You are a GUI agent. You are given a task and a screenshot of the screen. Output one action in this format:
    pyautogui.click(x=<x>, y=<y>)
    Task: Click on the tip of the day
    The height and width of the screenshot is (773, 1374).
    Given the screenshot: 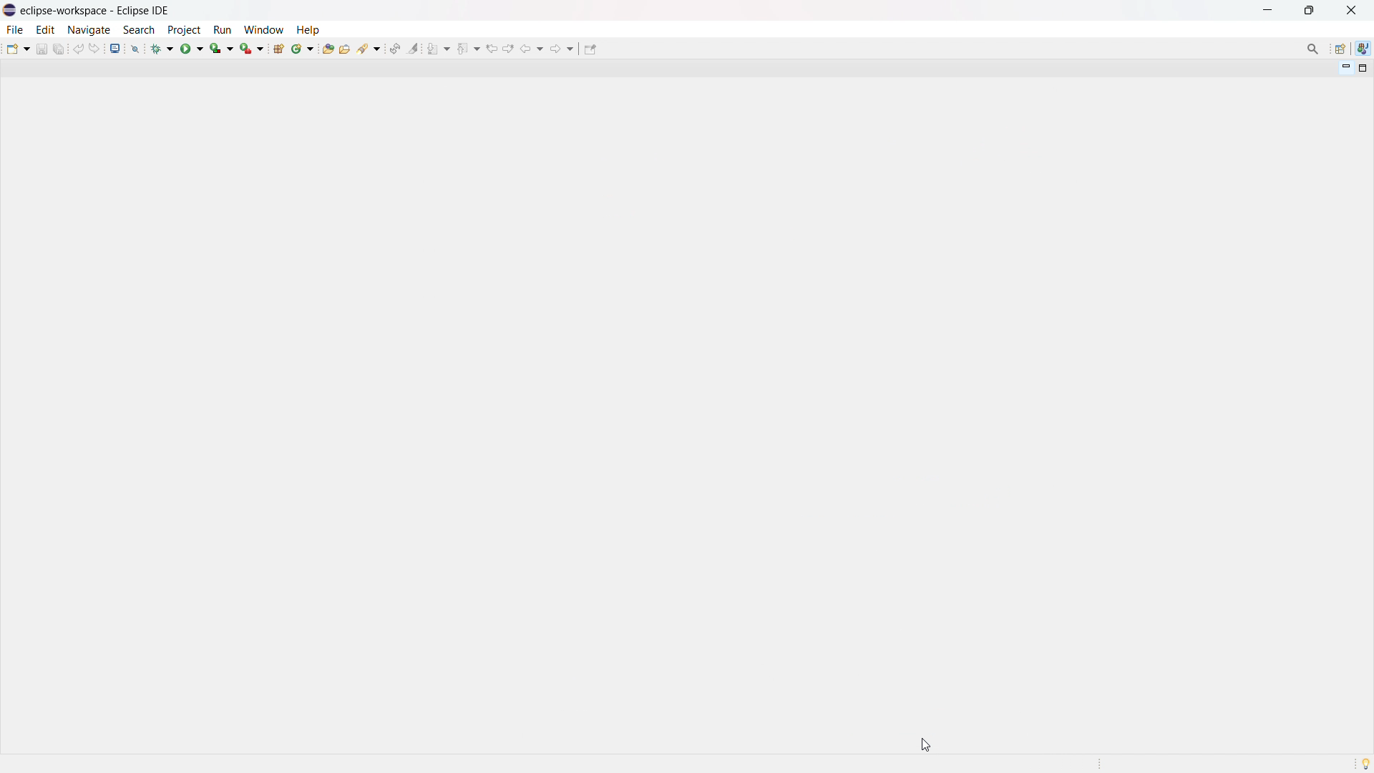 What is the action you would take?
    pyautogui.click(x=1365, y=763)
    